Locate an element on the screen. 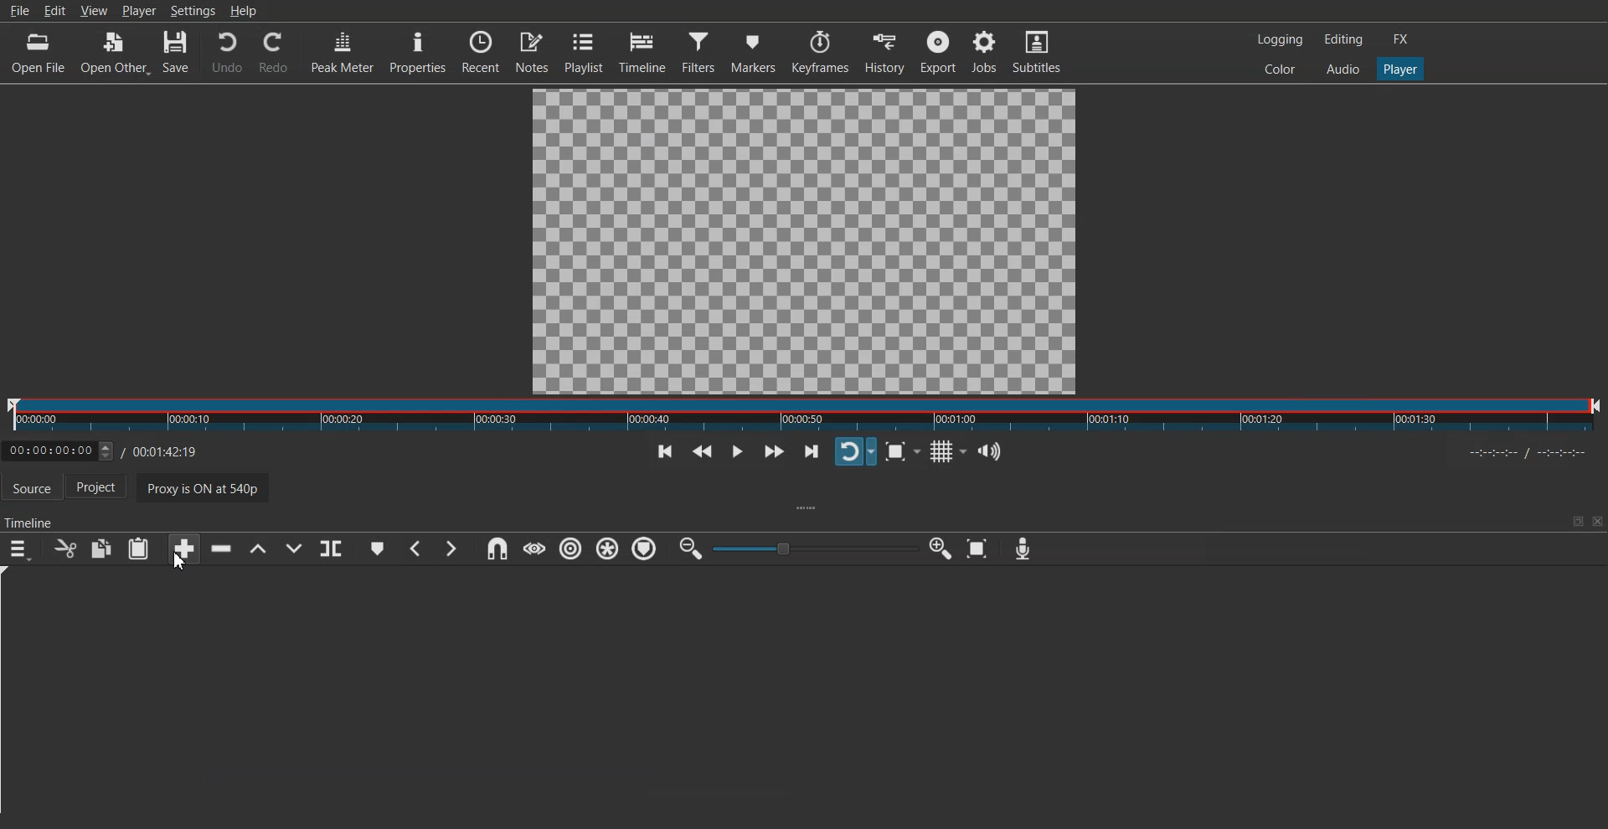 Image resolution: width=1608 pixels, height=829 pixels. Source is located at coordinates (32, 488).